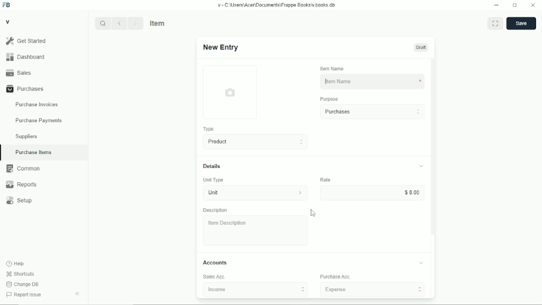  What do you see at coordinates (21, 184) in the screenshot?
I see `reports` at bounding box center [21, 184].